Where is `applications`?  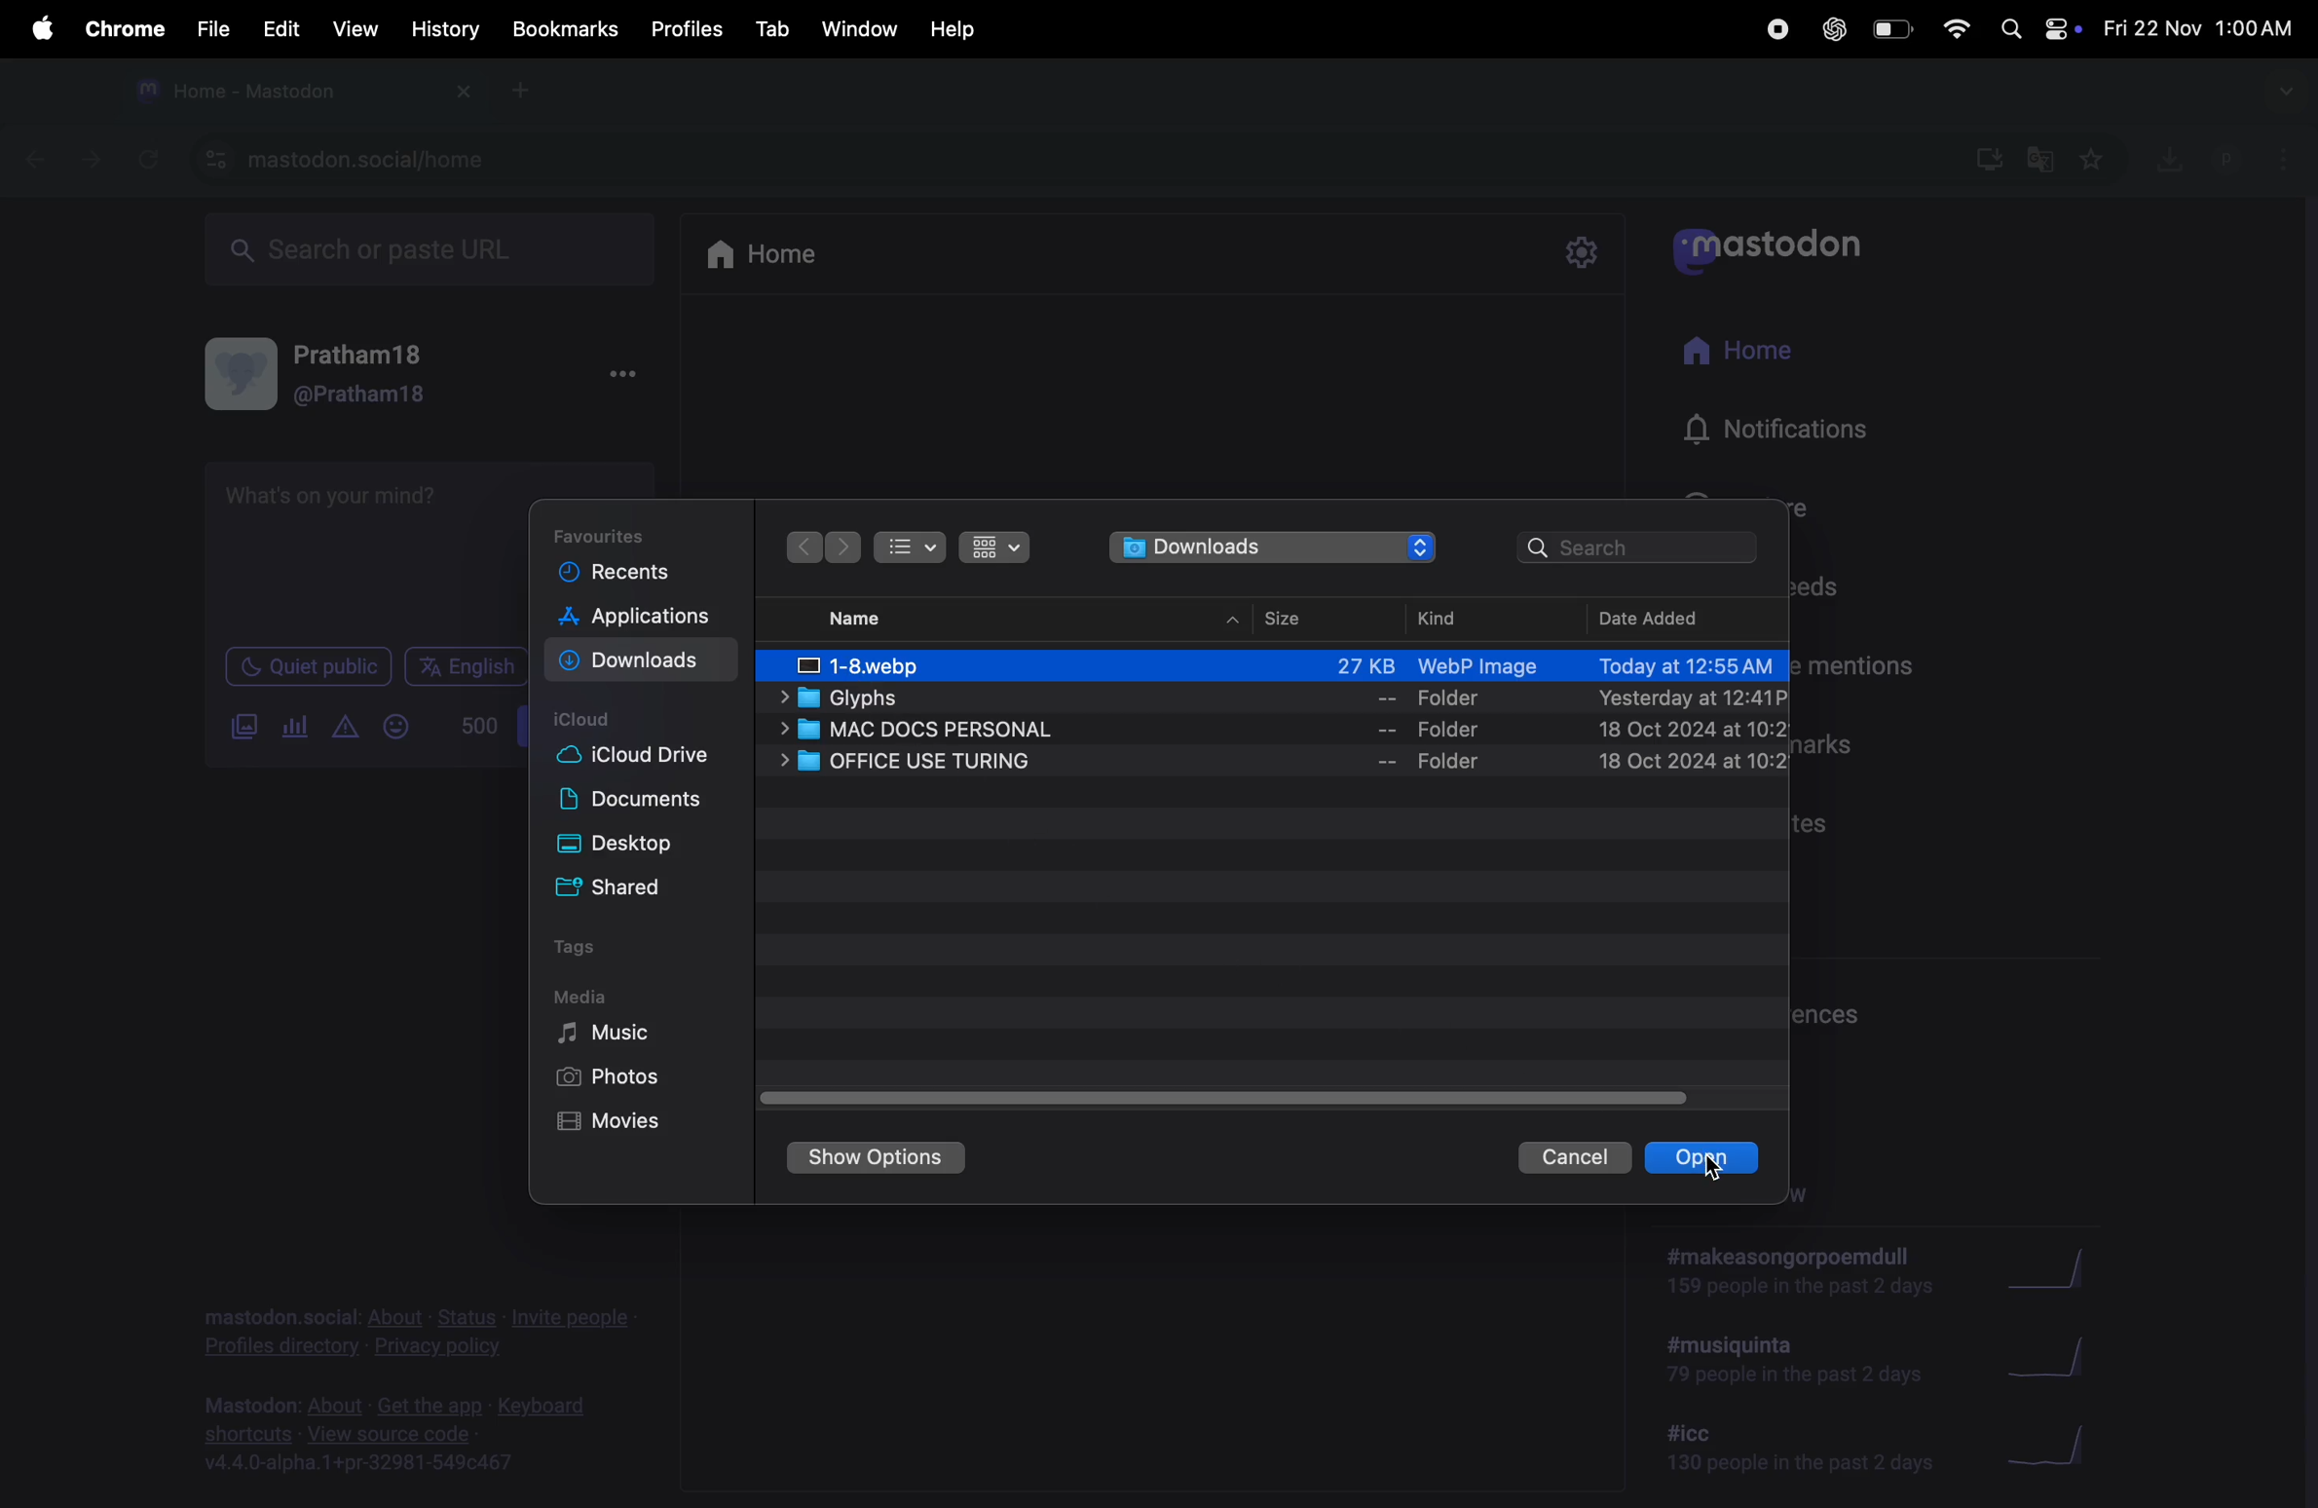 applications is located at coordinates (635, 619).